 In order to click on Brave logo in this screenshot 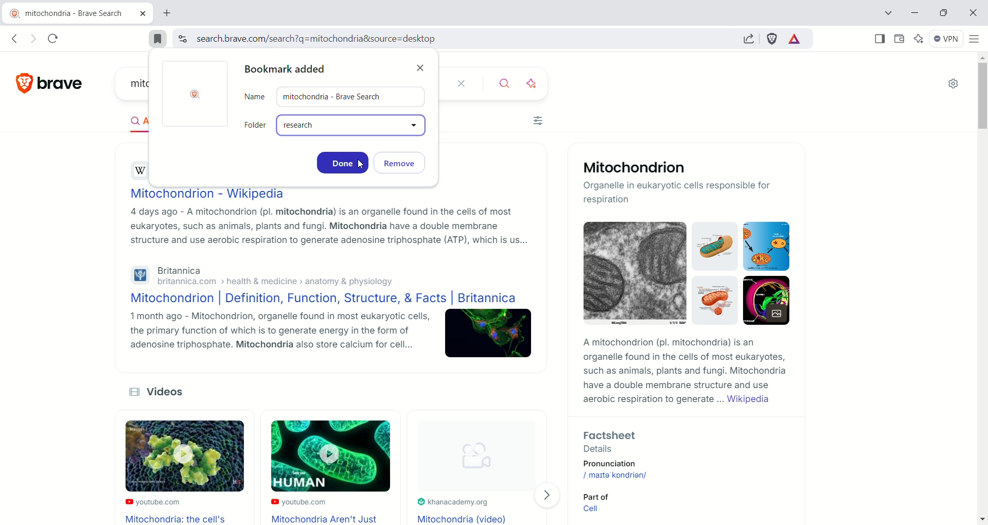, I will do `click(197, 95)`.